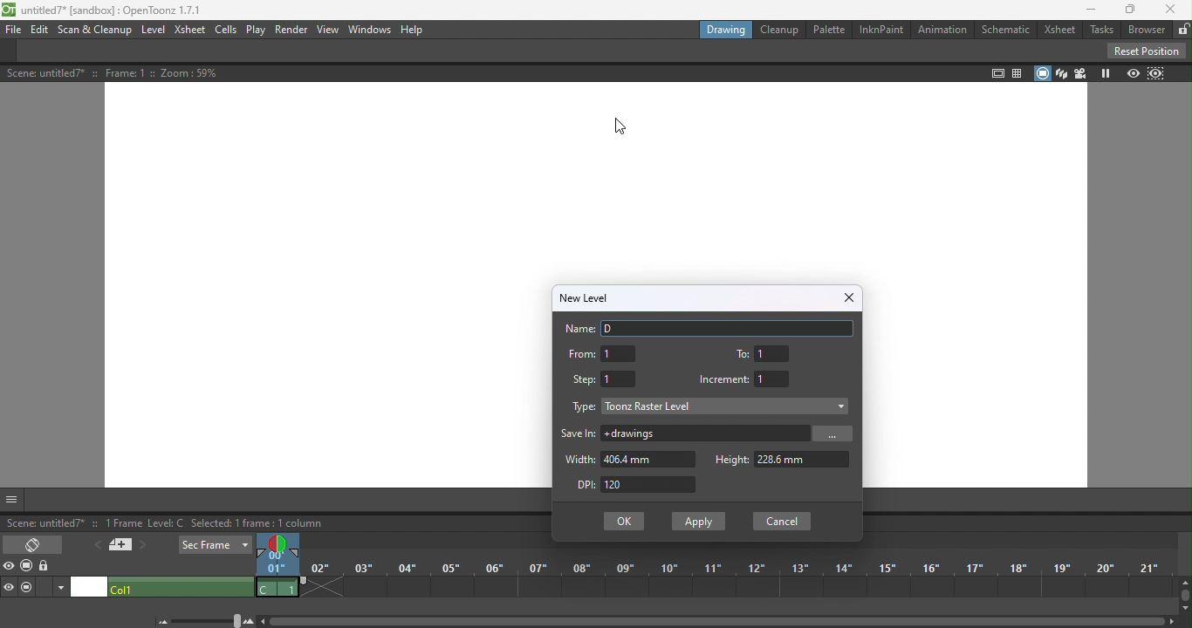  I want to click on Field guide, so click(1019, 72).